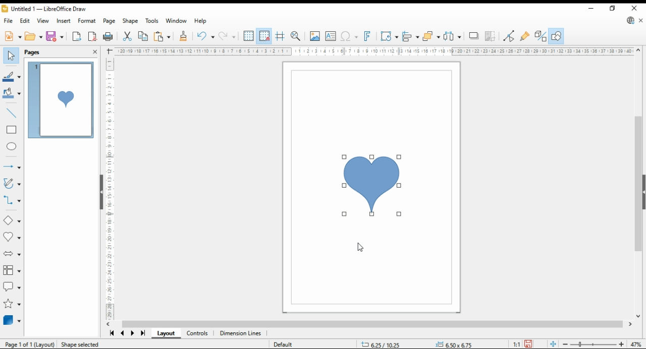 The width and height of the screenshot is (646, 349). Describe the element at coordinates (127, 36) in the screenshot. I see `cut` at that location.